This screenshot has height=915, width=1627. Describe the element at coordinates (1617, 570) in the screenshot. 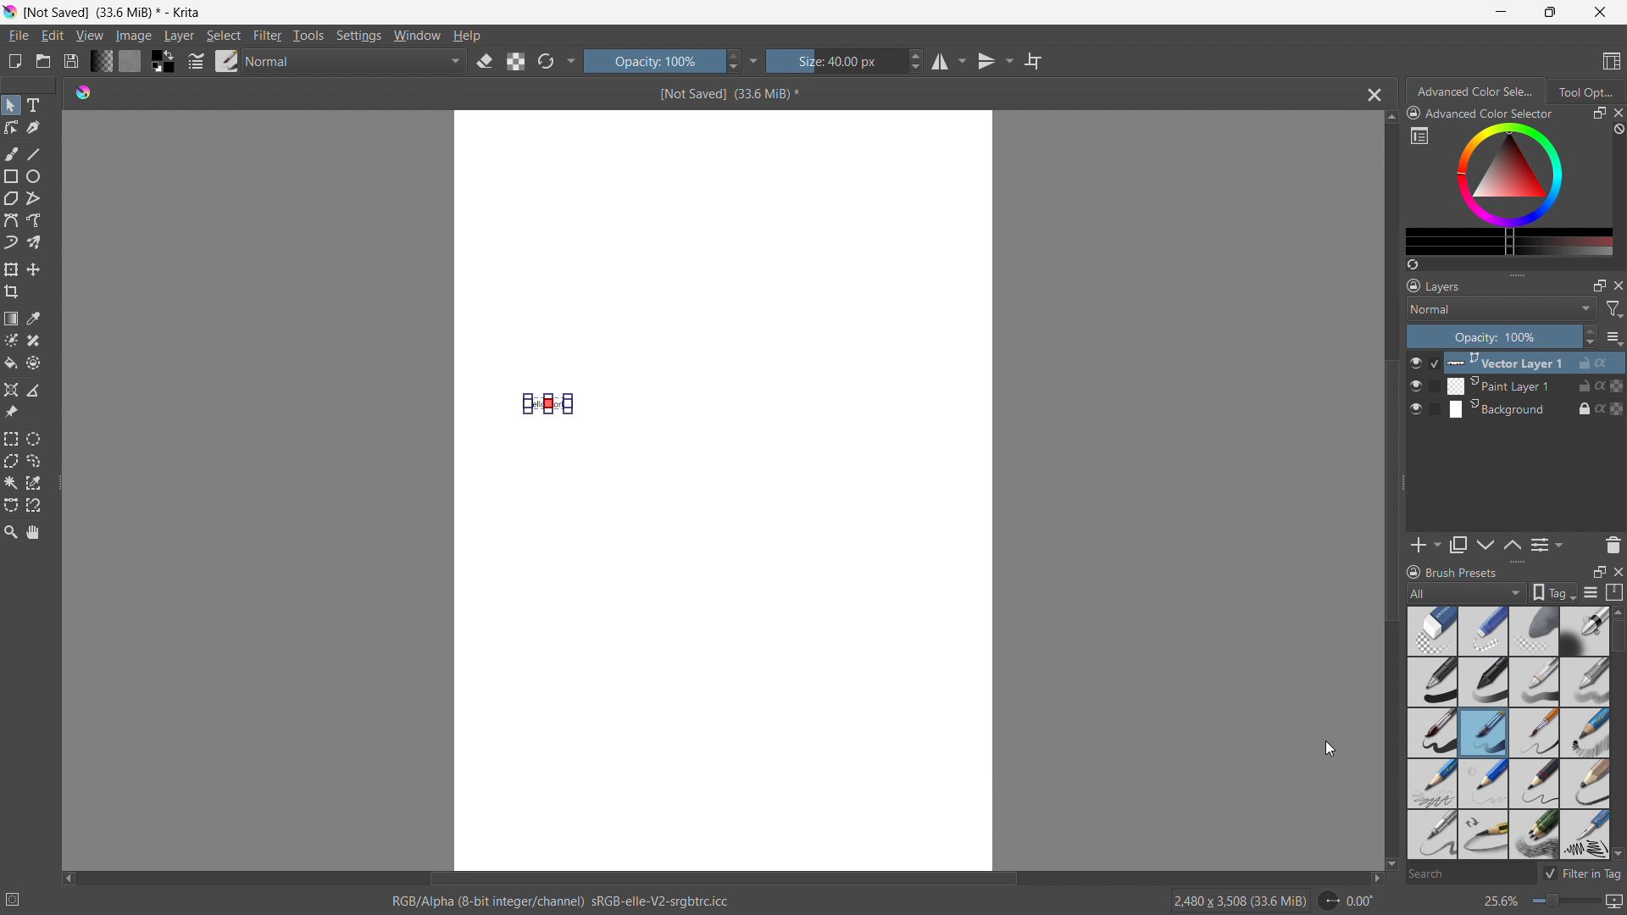

I see `close` at that location.